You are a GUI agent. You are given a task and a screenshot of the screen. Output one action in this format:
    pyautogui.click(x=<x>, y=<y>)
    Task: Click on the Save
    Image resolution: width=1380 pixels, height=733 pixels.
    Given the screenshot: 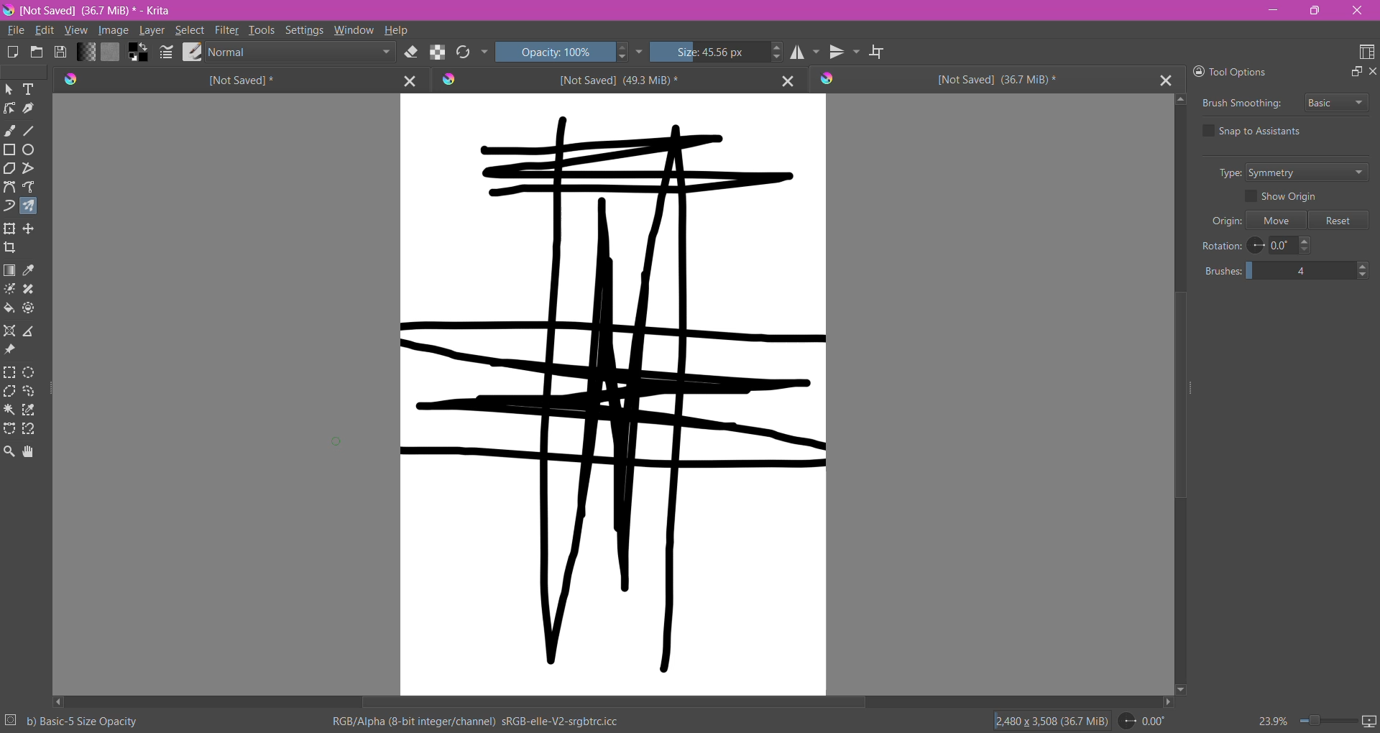 What is the action you would take?
    pyautogui.click(x=61, y=53)
    